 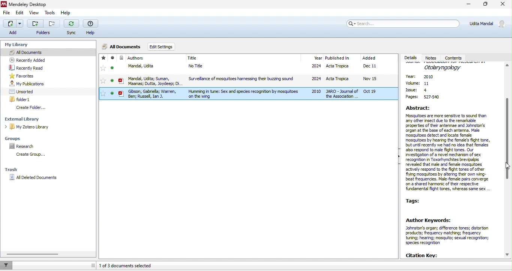 I want to click on help, so click(x=92, y=28).